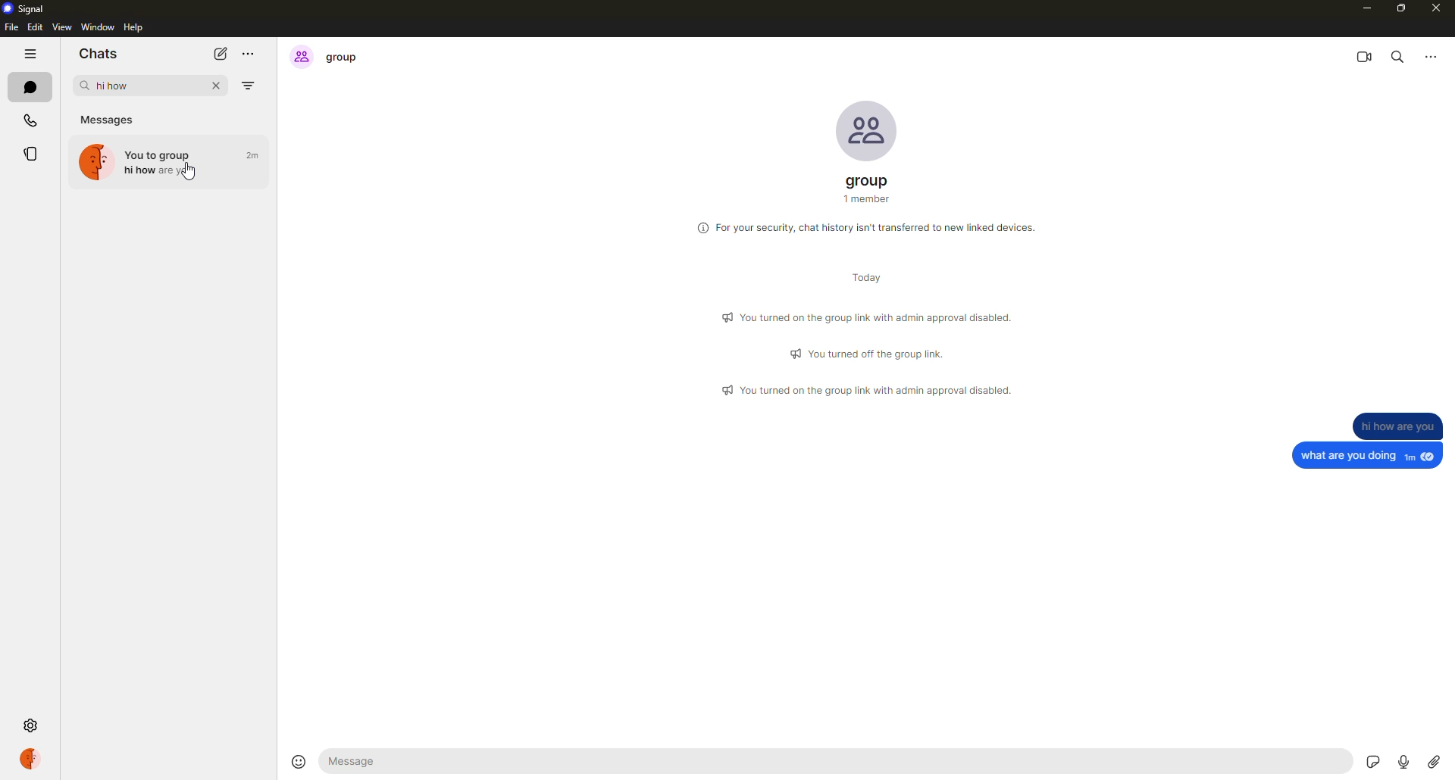  Describe the element at coordinates (871, 353) in the screenshot. I see `info` at that location.